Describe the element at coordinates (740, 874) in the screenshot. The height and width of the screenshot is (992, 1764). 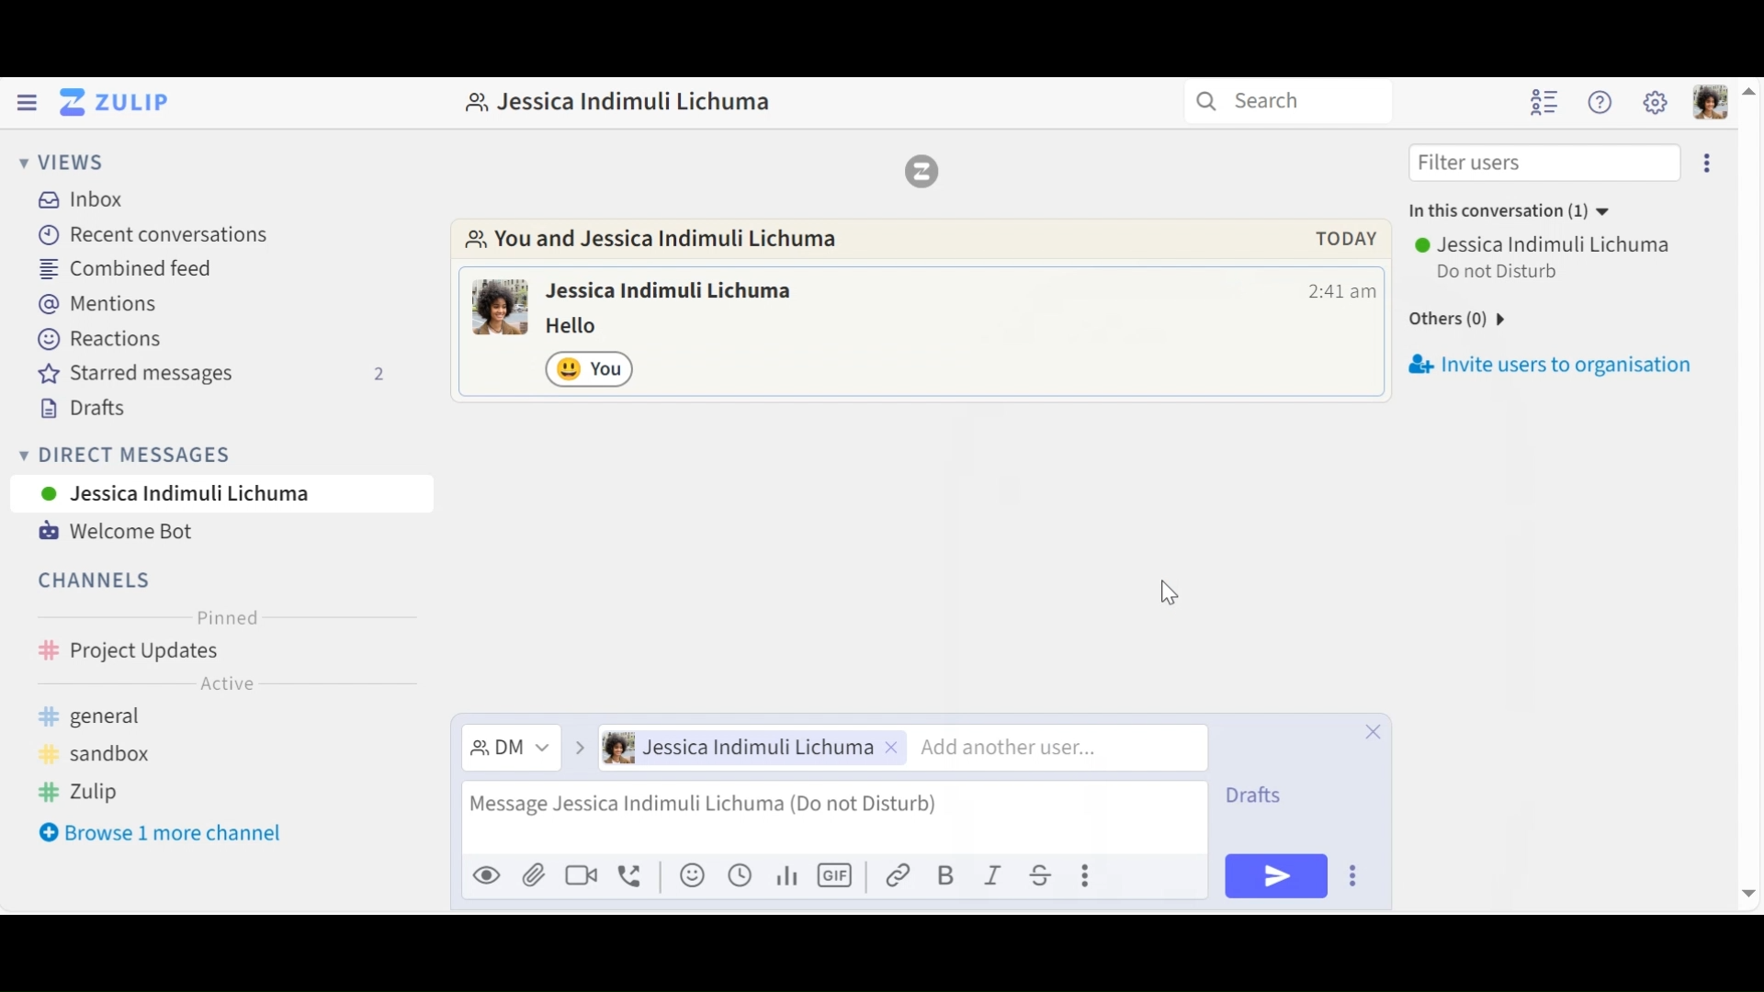
I see `Add global time` at that location.